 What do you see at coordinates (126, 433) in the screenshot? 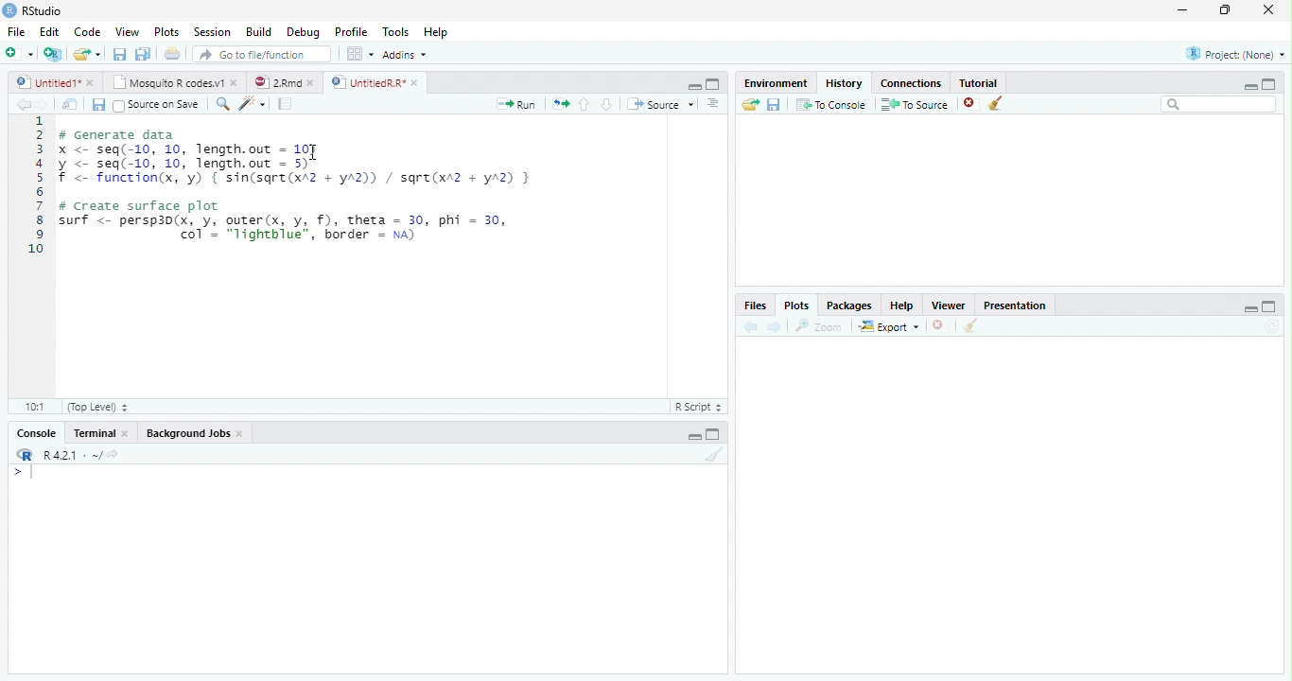
I see `Close` at bounding box center [126, 433].